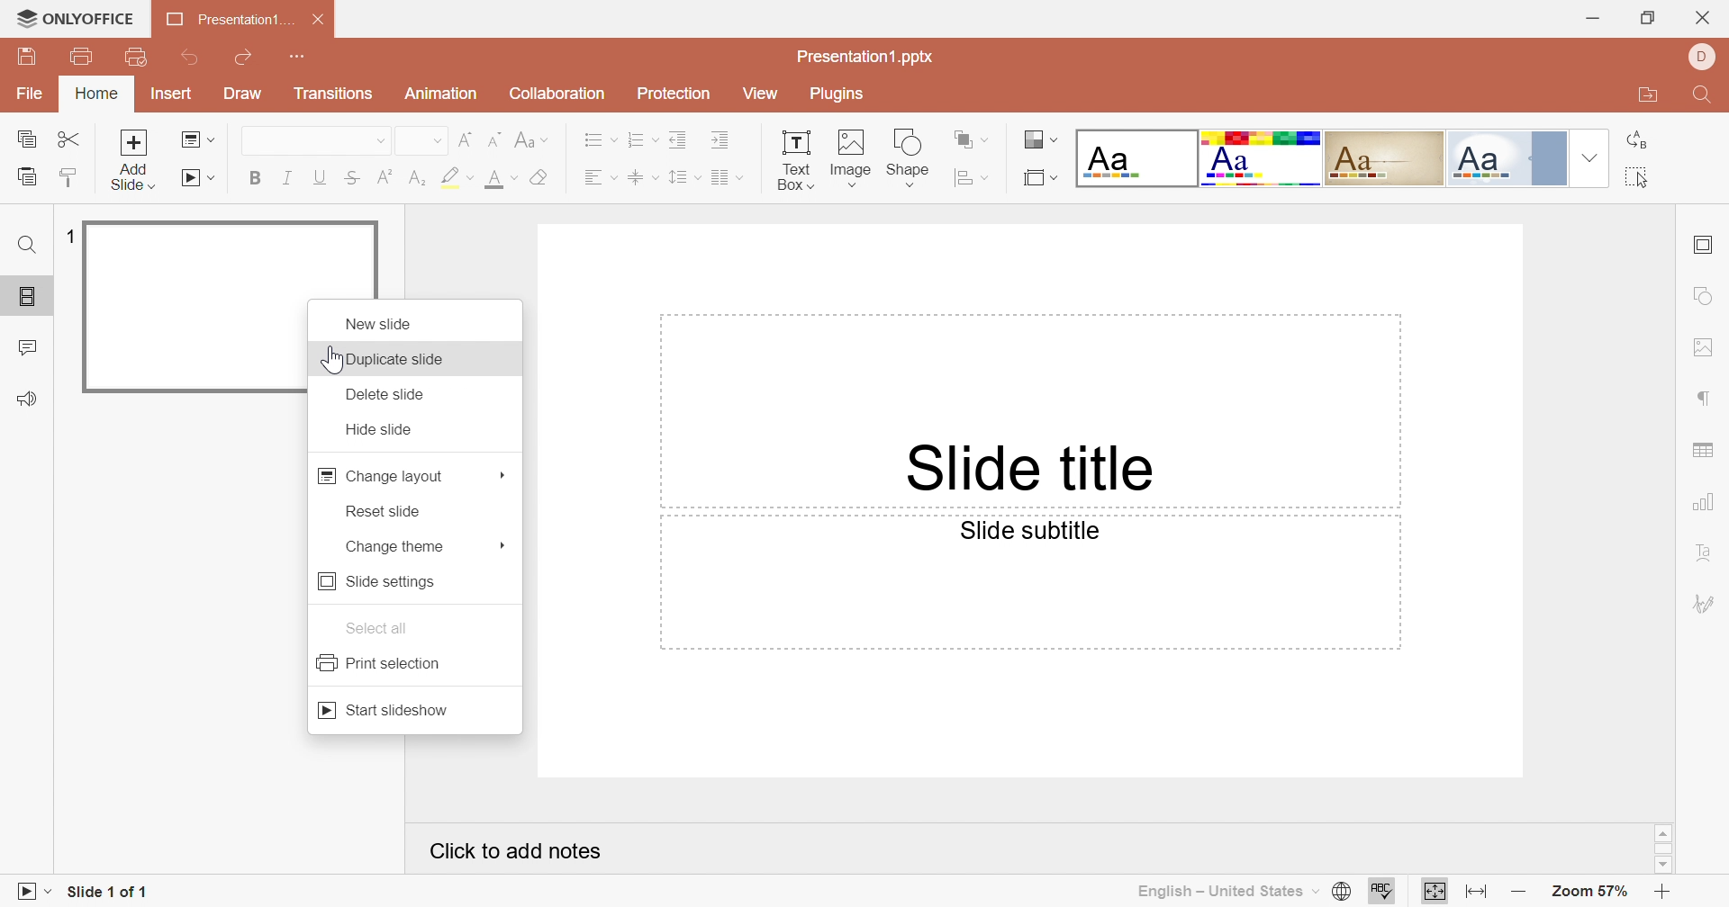  What do you see at coordinates (73, 136) in the screenshot?
I see `Cut` at bounding box center [73, 136].